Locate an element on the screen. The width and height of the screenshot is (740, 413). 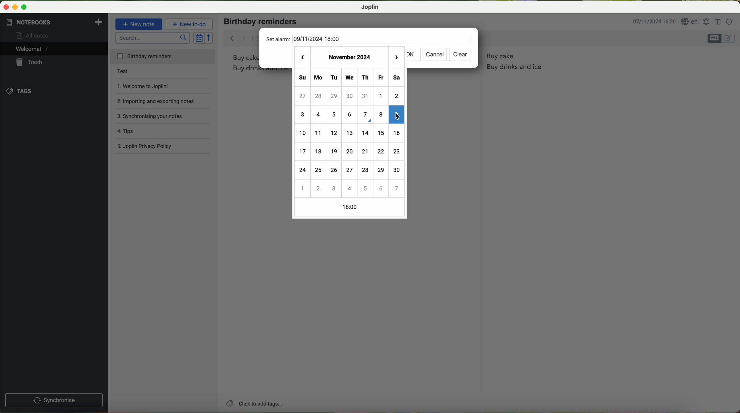
toggle sort order field is located at coordinates (199, 38).